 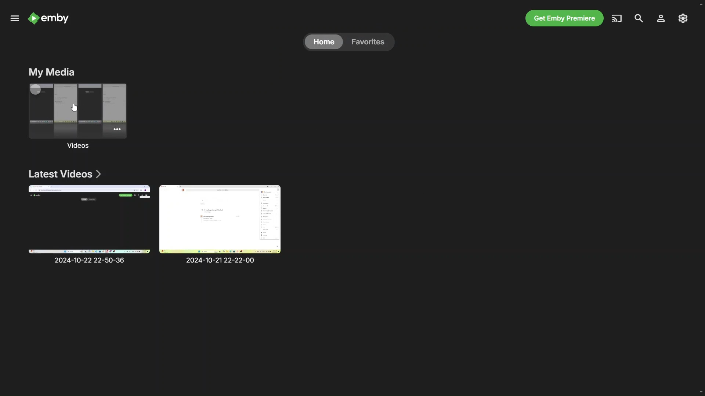 What do you see at coordinates (90, 225) in the screenshot?
I see `video` at bounding box center [90, 225].